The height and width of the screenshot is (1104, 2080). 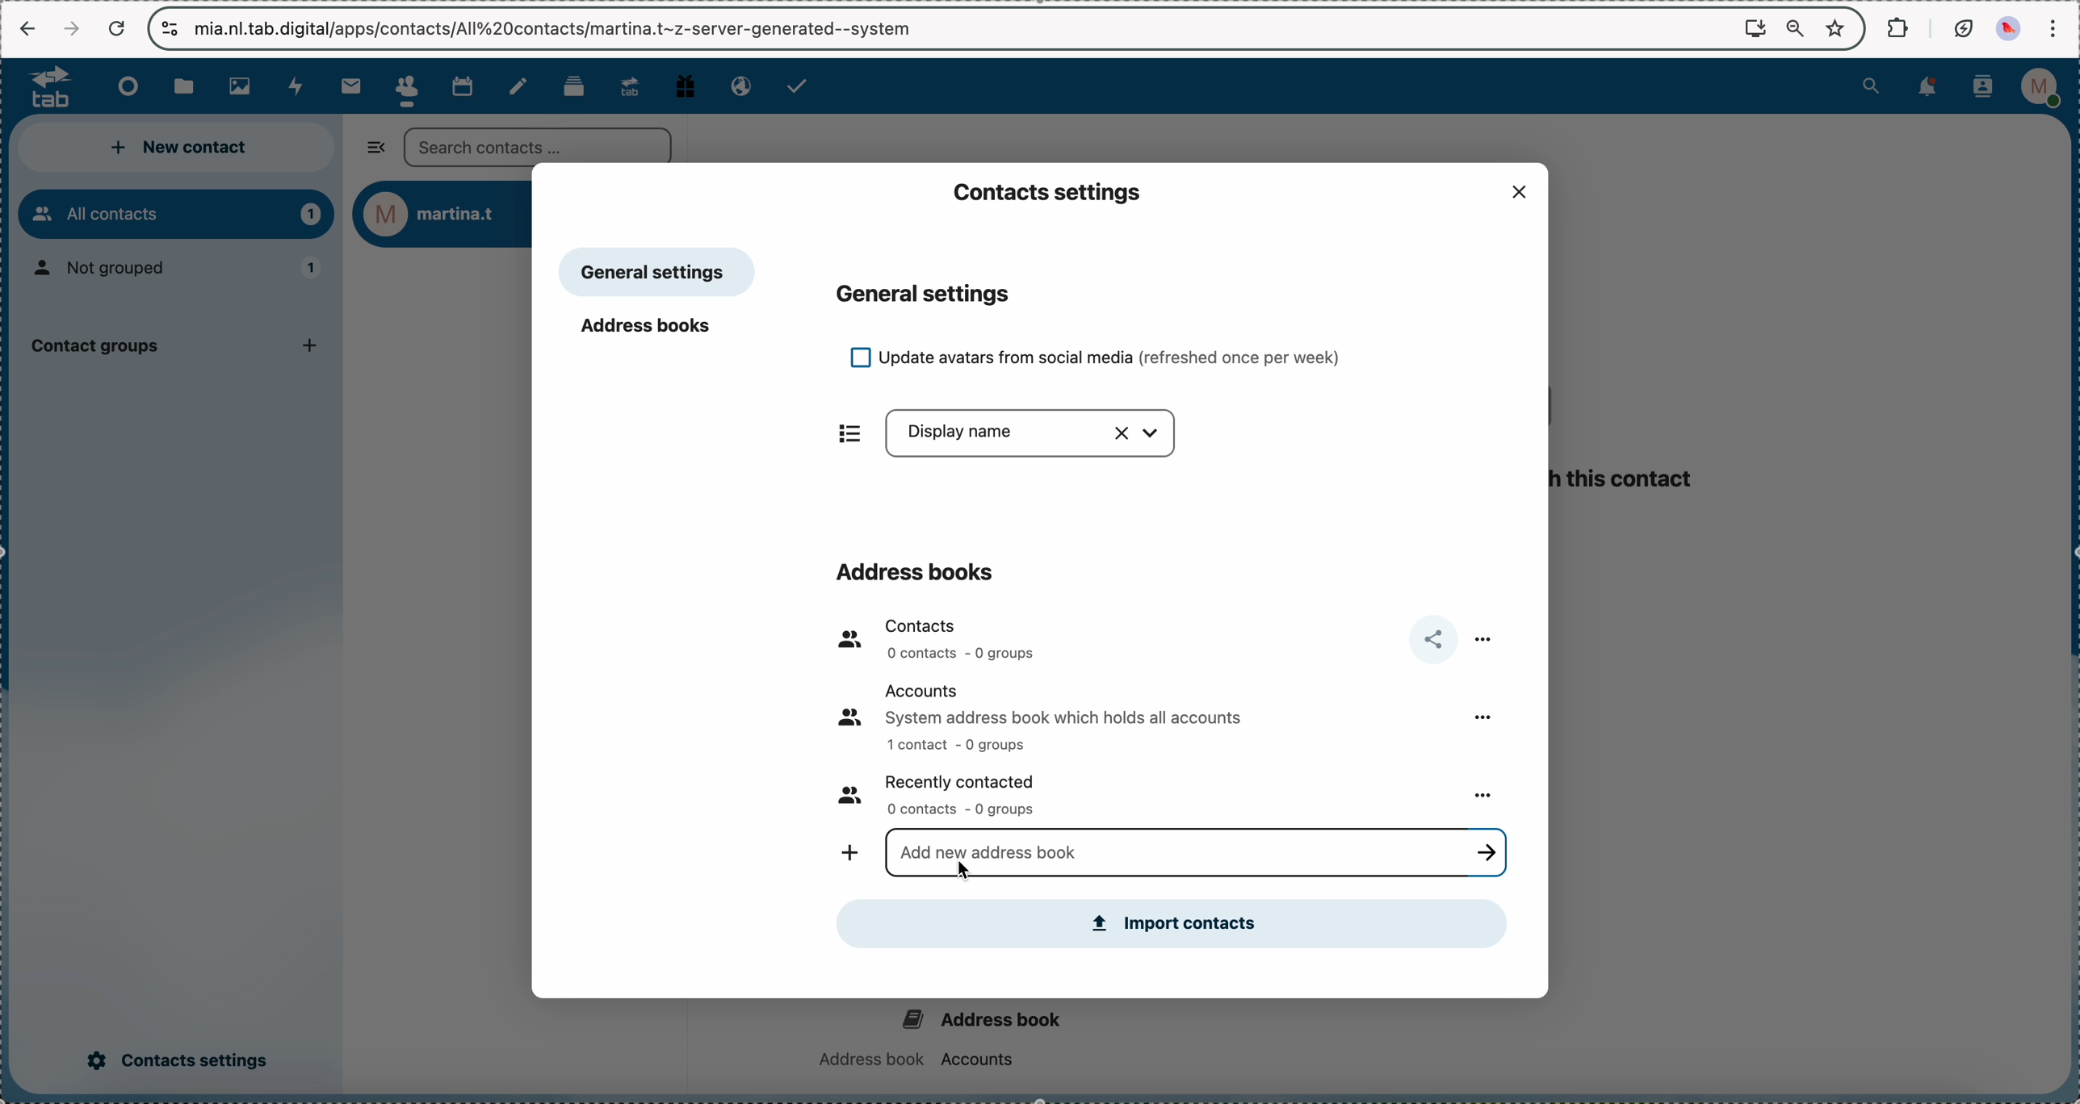 What do you see at coordinates (1110, 358) in the screenshot?
I see `update avatars` at bounding box center [1110, 358].